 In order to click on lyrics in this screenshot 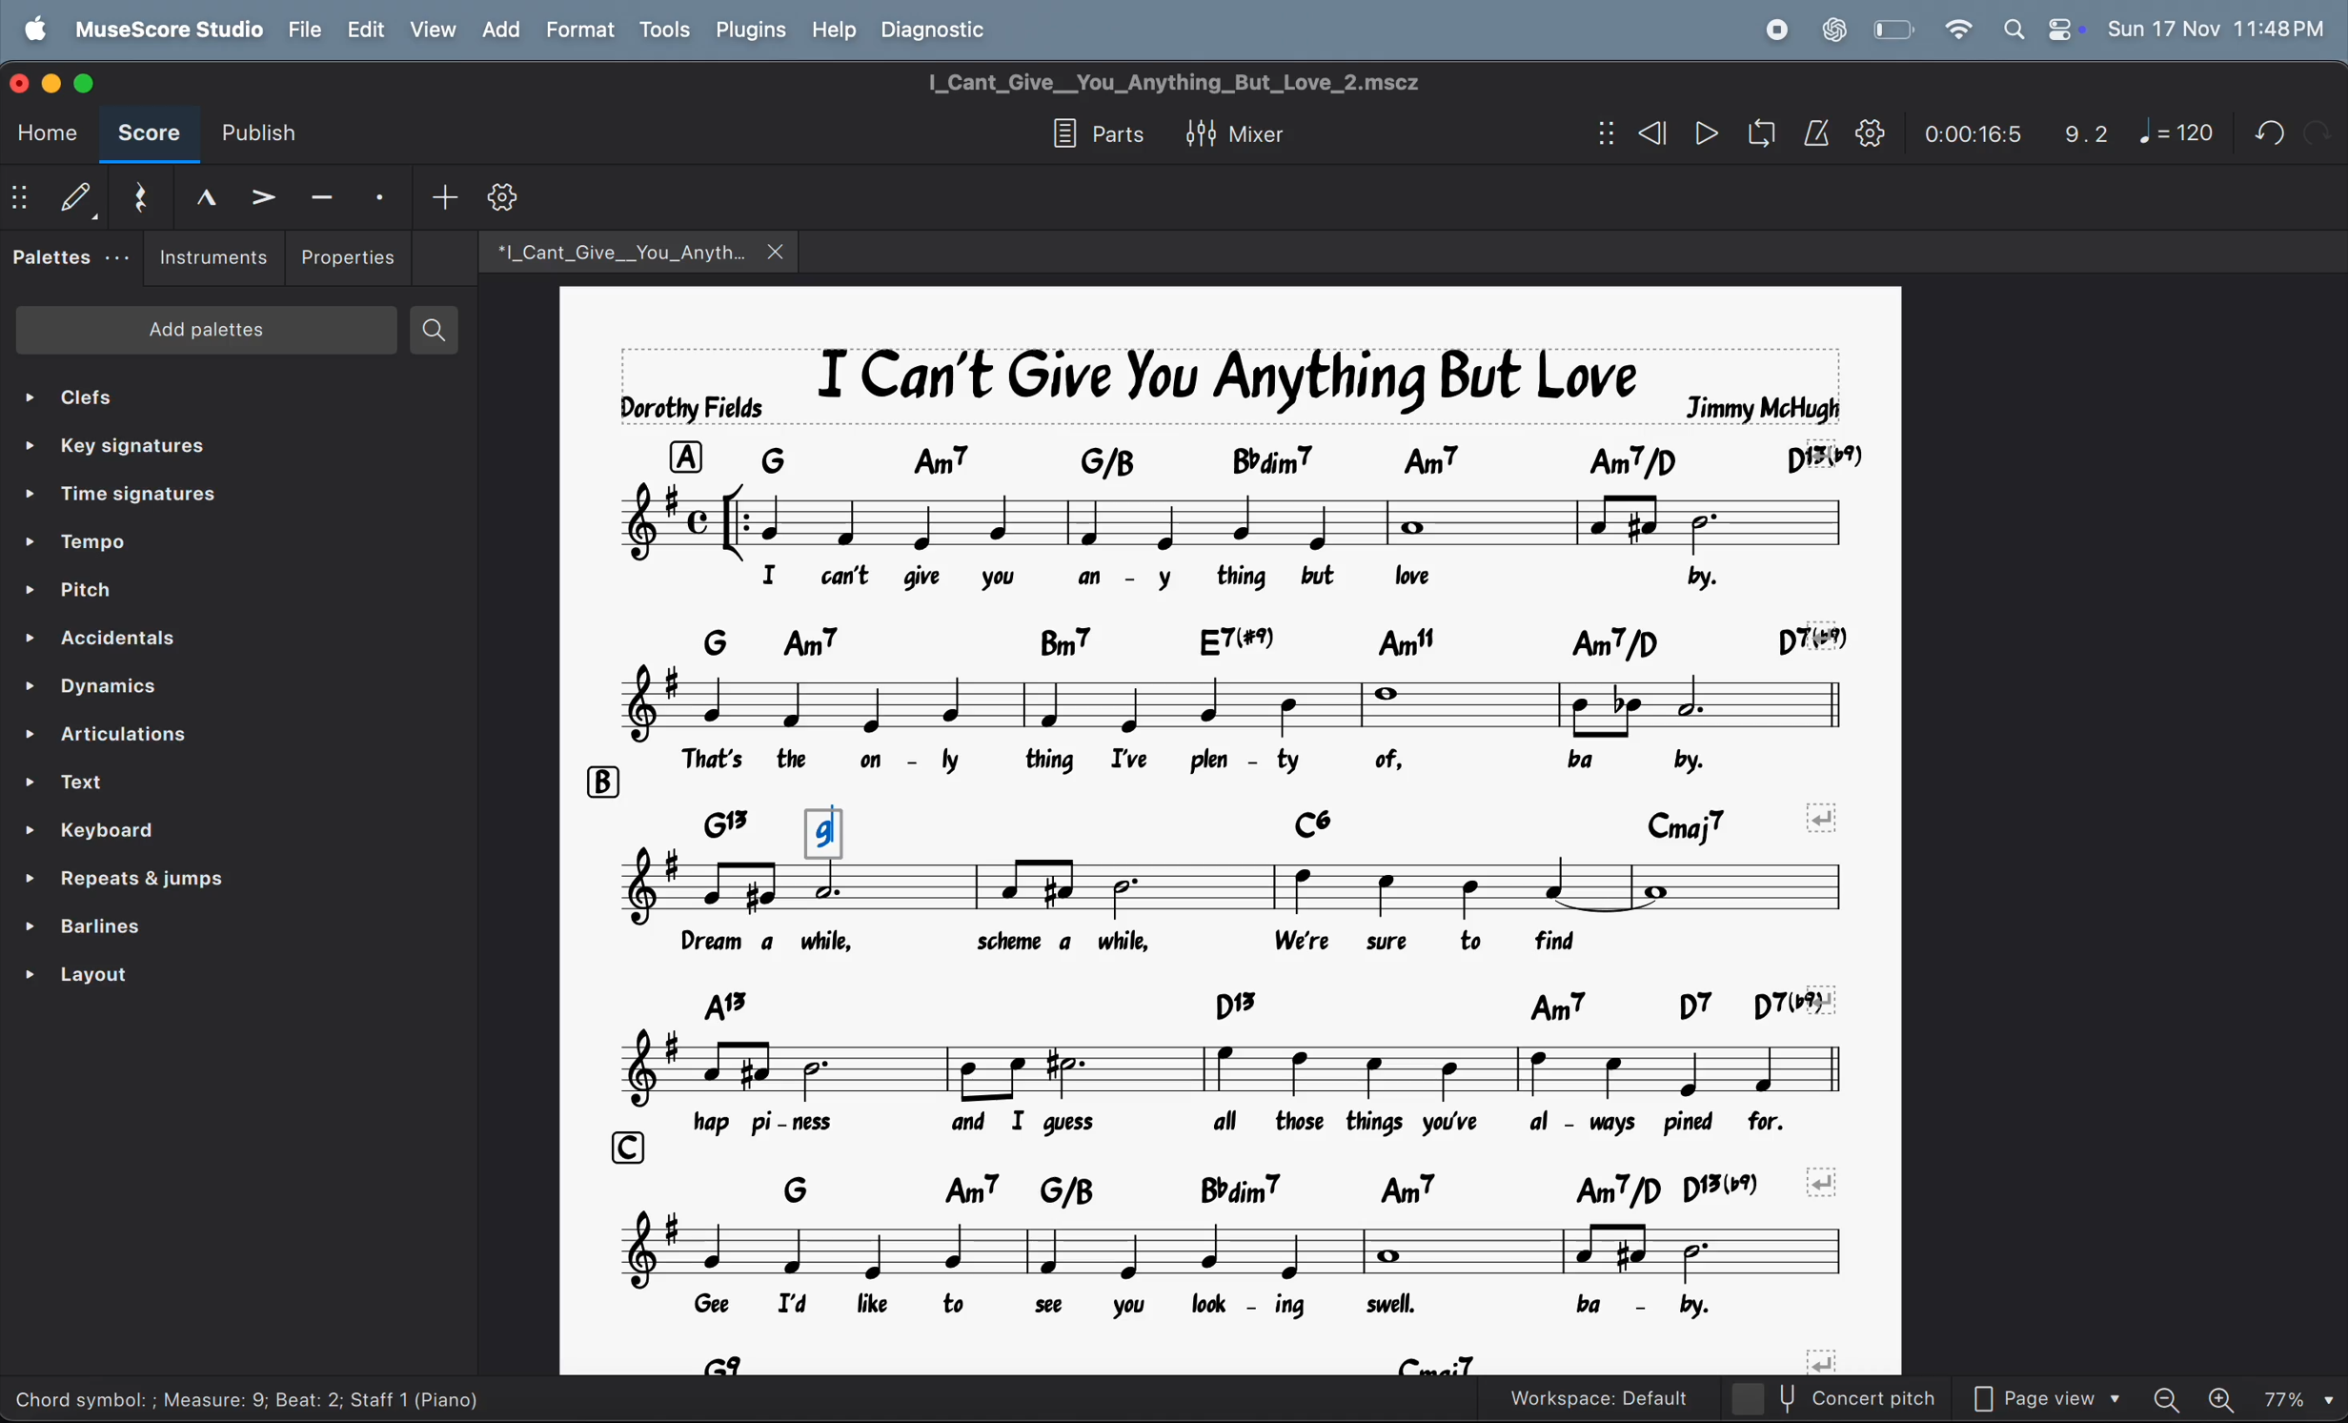, I will do `click(1165, 942)`.